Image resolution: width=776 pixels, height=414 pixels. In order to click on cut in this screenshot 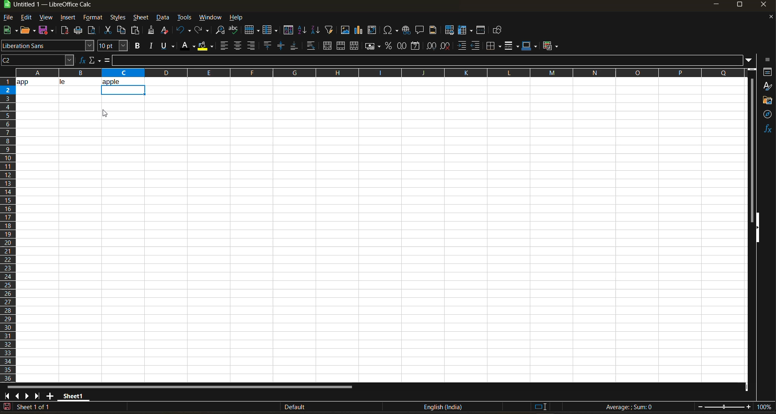, I will do `click(109, 31)`.